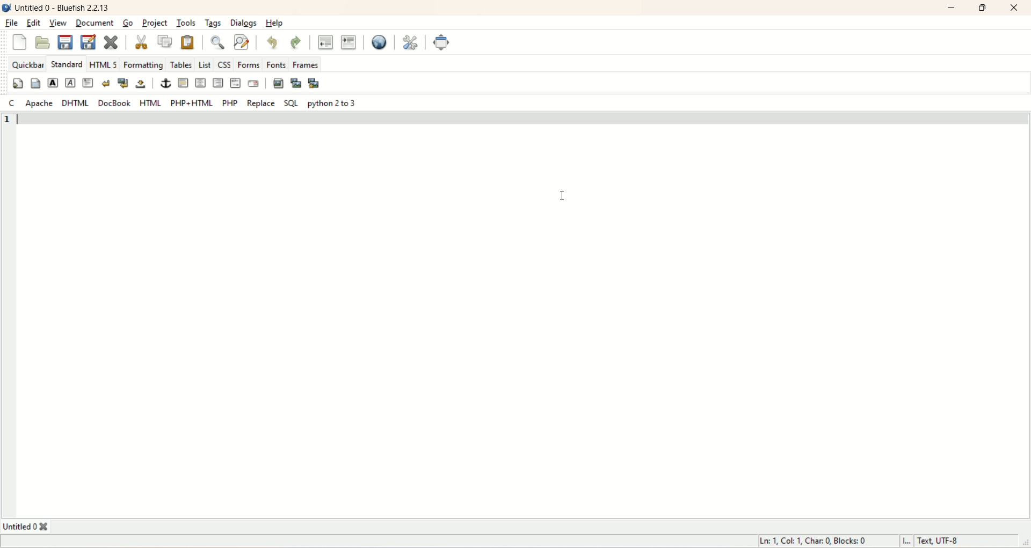 The height and width of the screenshot is (548, 1031). Describe the element at coordinates (216, 42) in the screenshot. I see `find` at that location.